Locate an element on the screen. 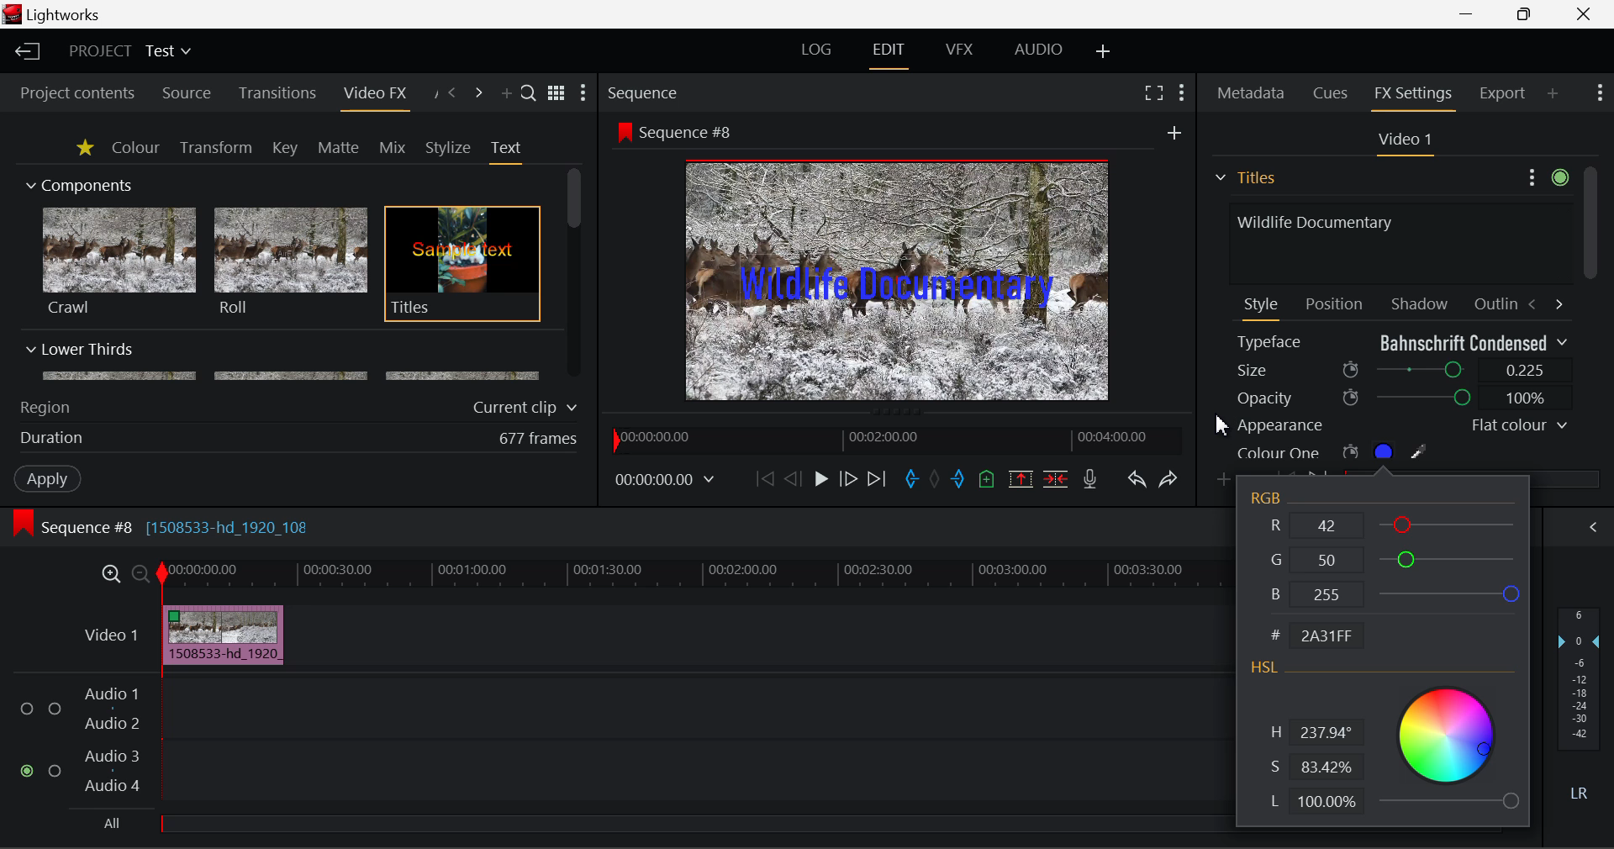 The width and height of the screenshot is (1614, 849). B is located at coordinates (1392, 594).